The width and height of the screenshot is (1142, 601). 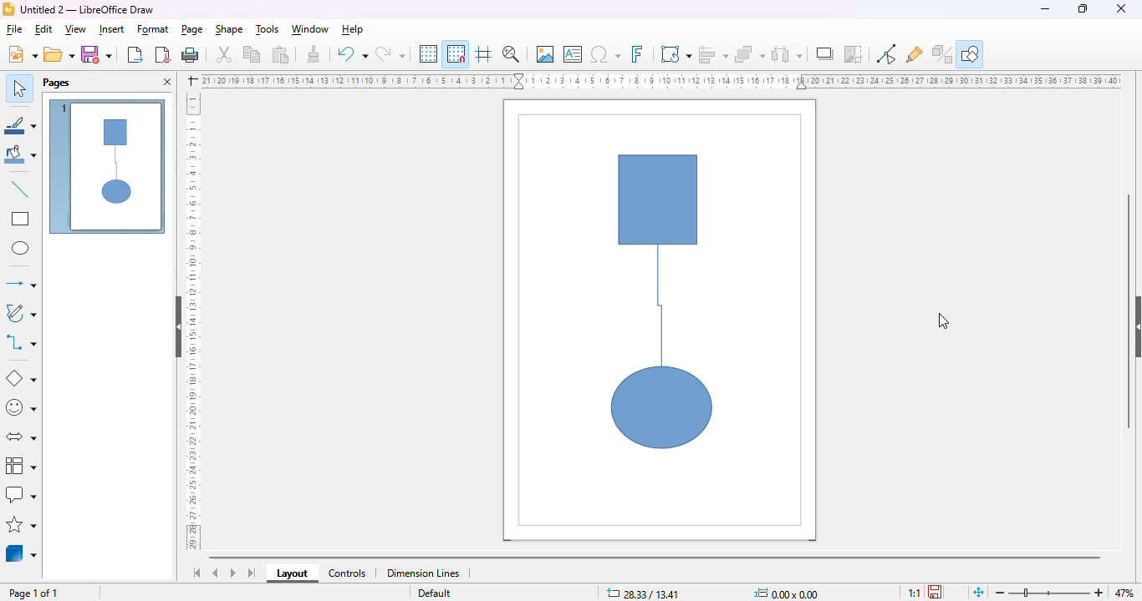 I want to click on dimension lines, so click(x=423, y=573).